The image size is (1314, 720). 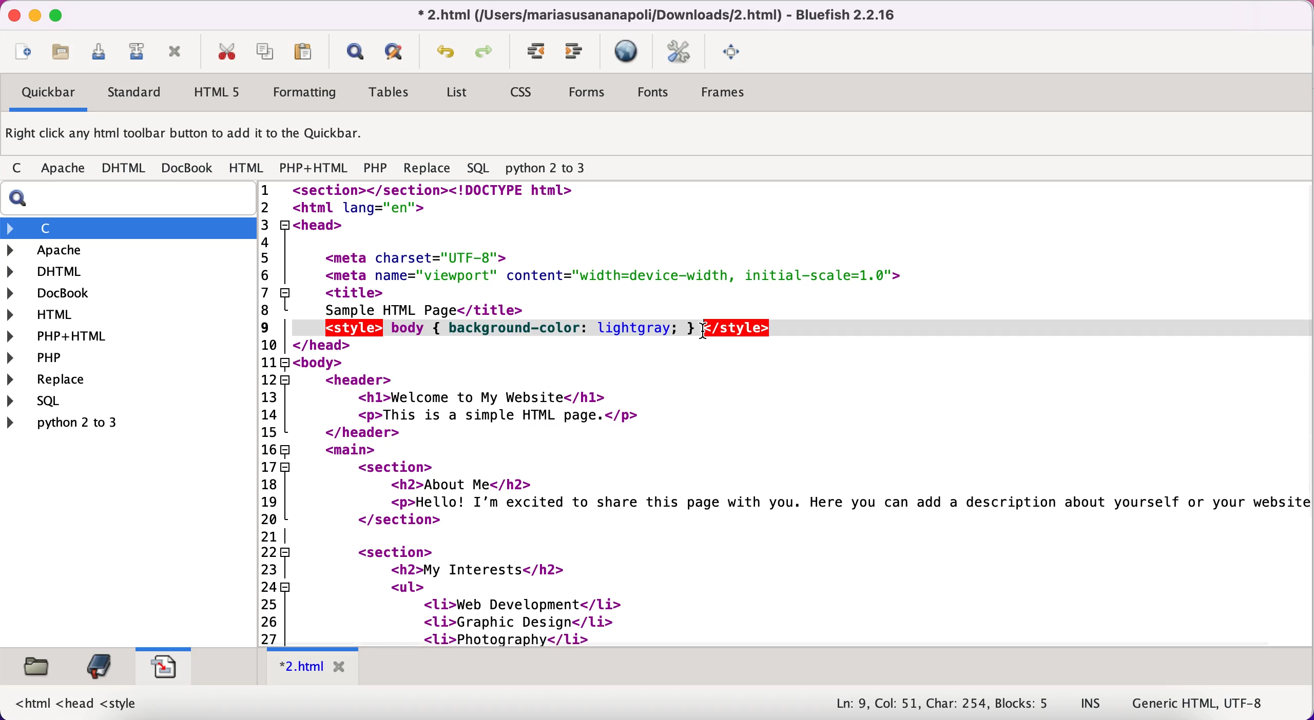 I want to click on formatting, so click(x=305, y=94).